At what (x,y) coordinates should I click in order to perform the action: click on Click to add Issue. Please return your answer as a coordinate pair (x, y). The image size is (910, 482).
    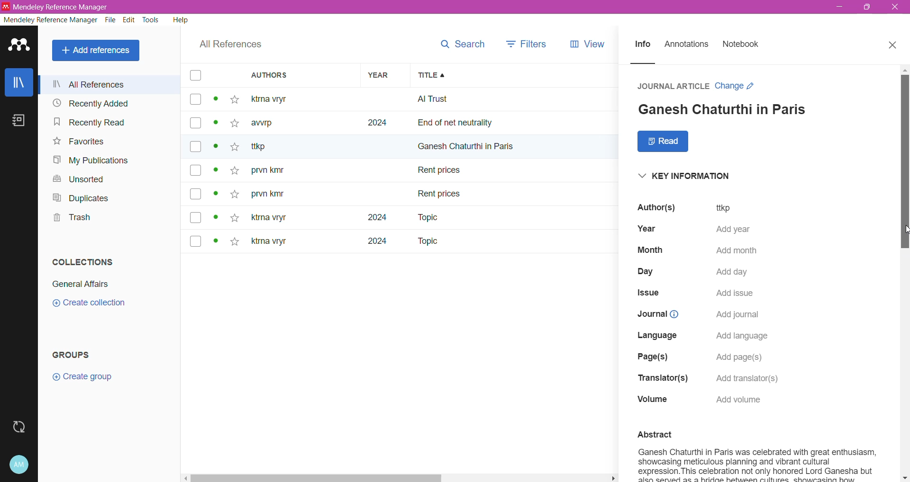
    Looking at the image, I should click on (737, 295).